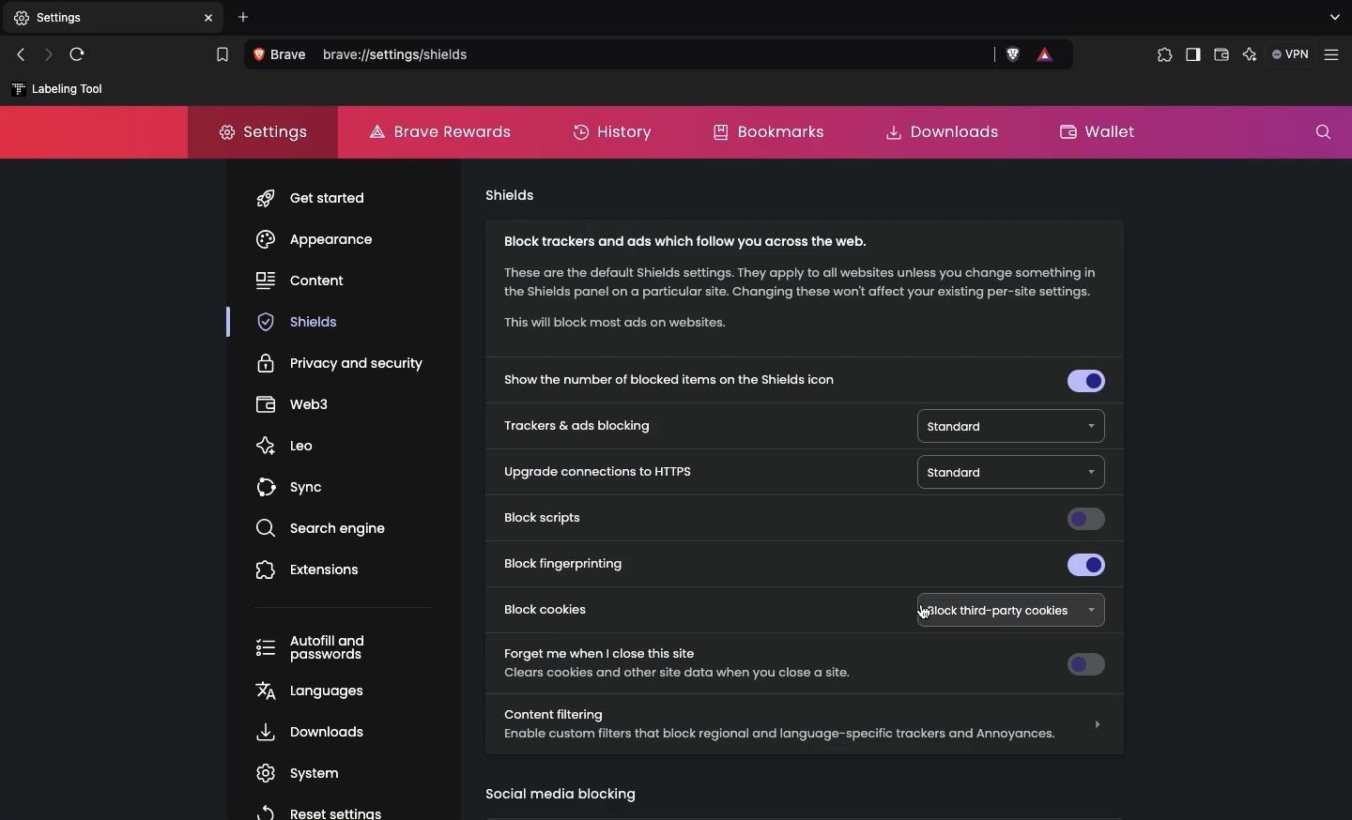  What do you see at coordinates (315, 692) in the screenshot?
I see `languages` at bounding box center [315, 692].